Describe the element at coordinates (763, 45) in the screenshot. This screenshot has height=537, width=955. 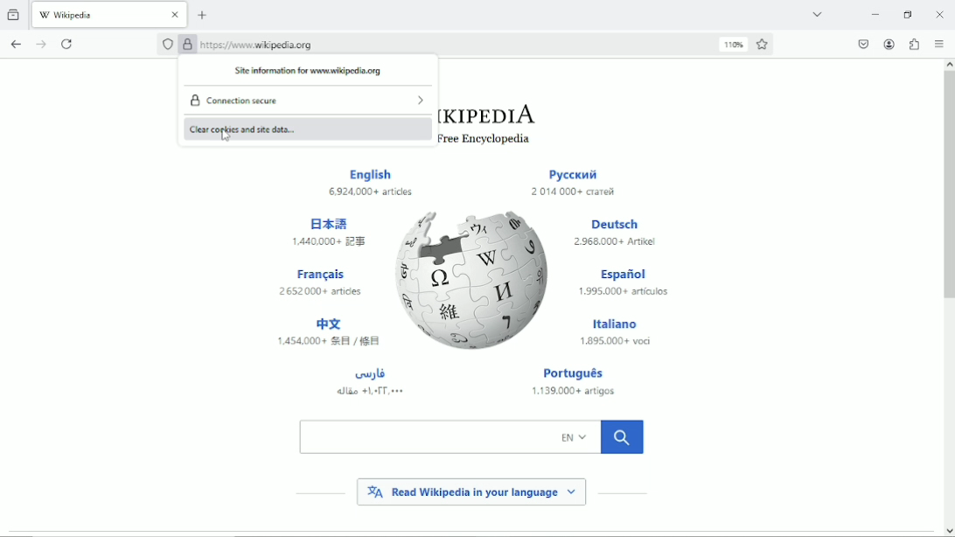
I see `bookmark this page` at that location.